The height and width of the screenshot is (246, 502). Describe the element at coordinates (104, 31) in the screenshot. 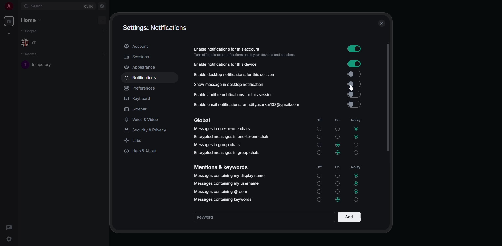

I see `add` at that location.